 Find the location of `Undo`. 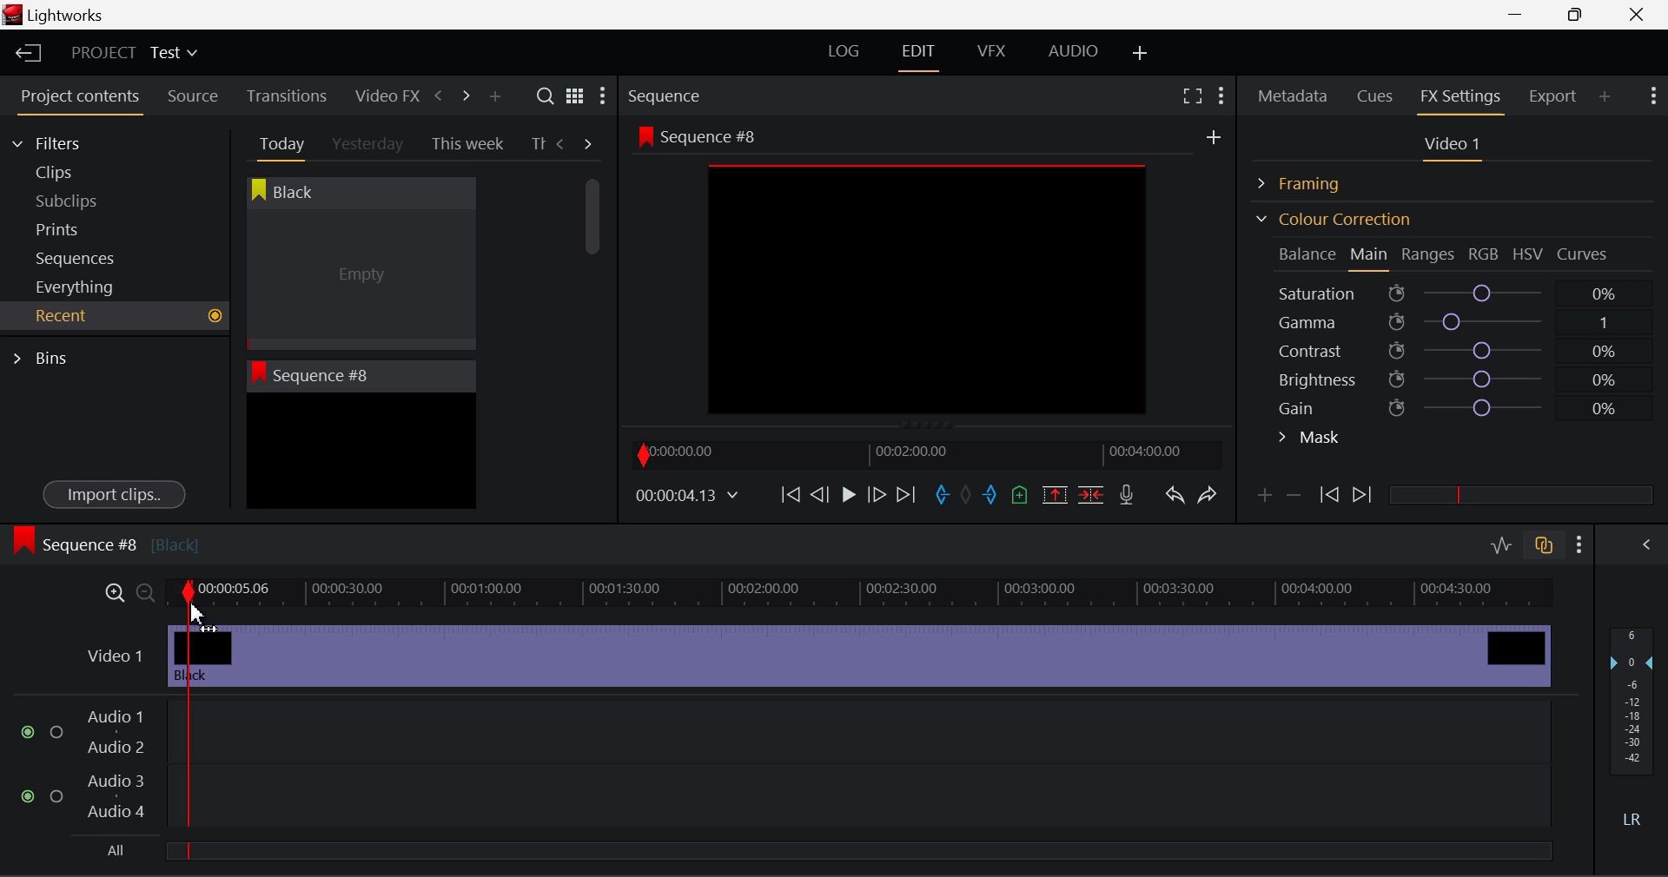

Undo is located at coordinates (1174, 498).